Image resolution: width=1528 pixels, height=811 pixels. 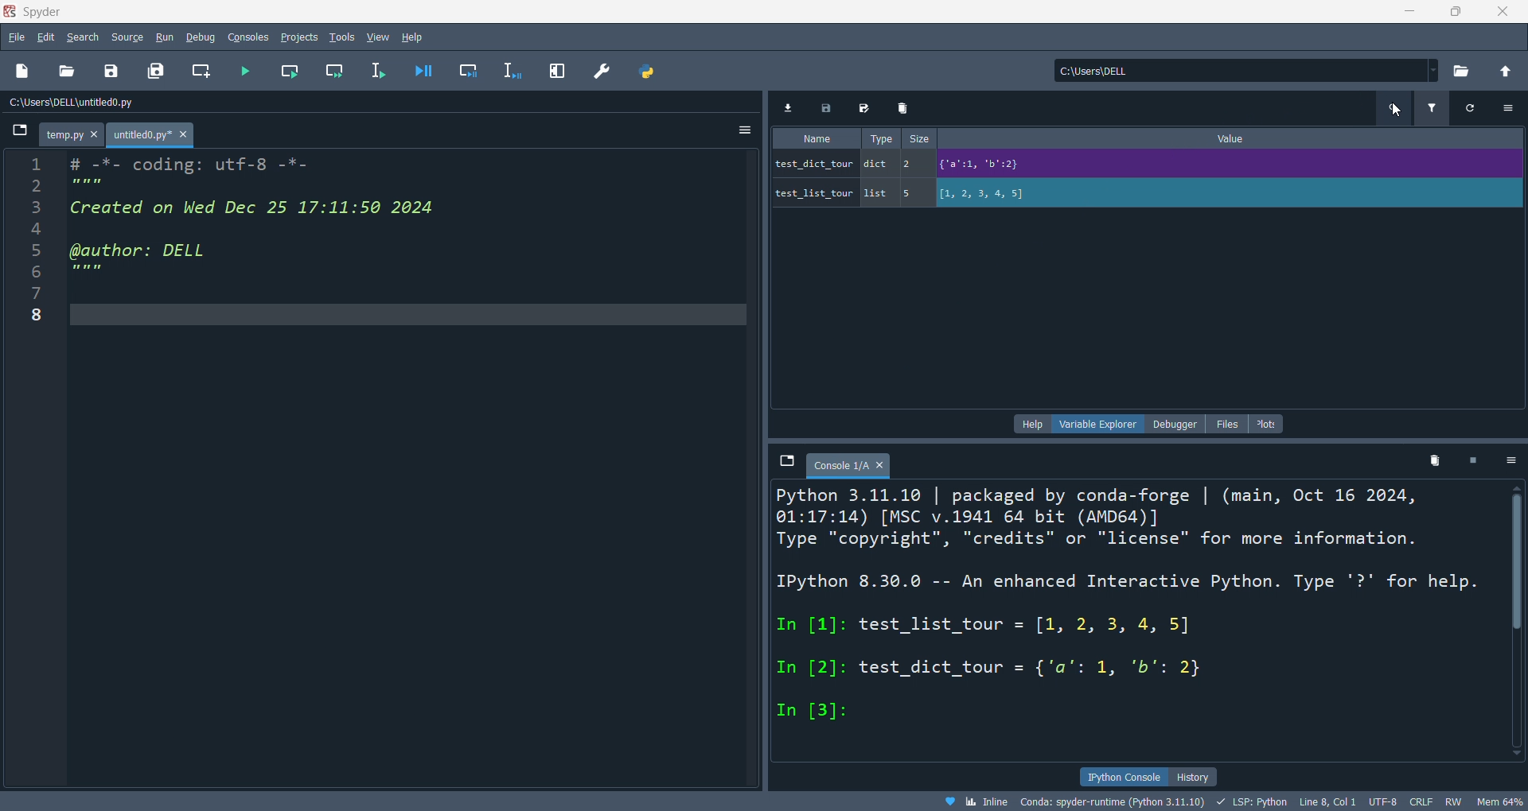 I want to click on current directory, so click(x=1238, y=72).